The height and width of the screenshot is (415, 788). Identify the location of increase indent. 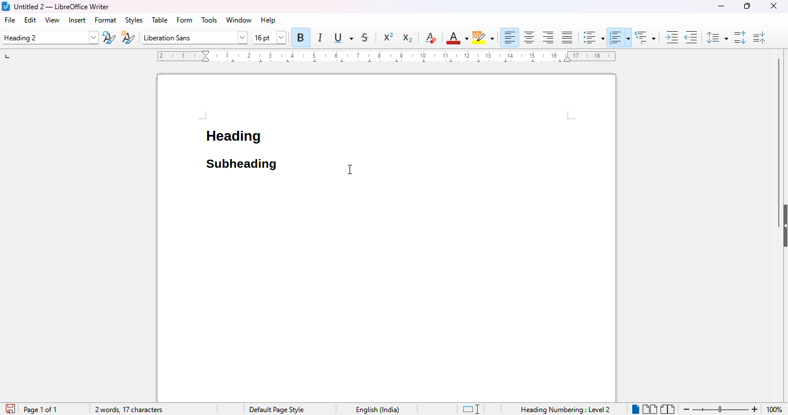
(671, 37).